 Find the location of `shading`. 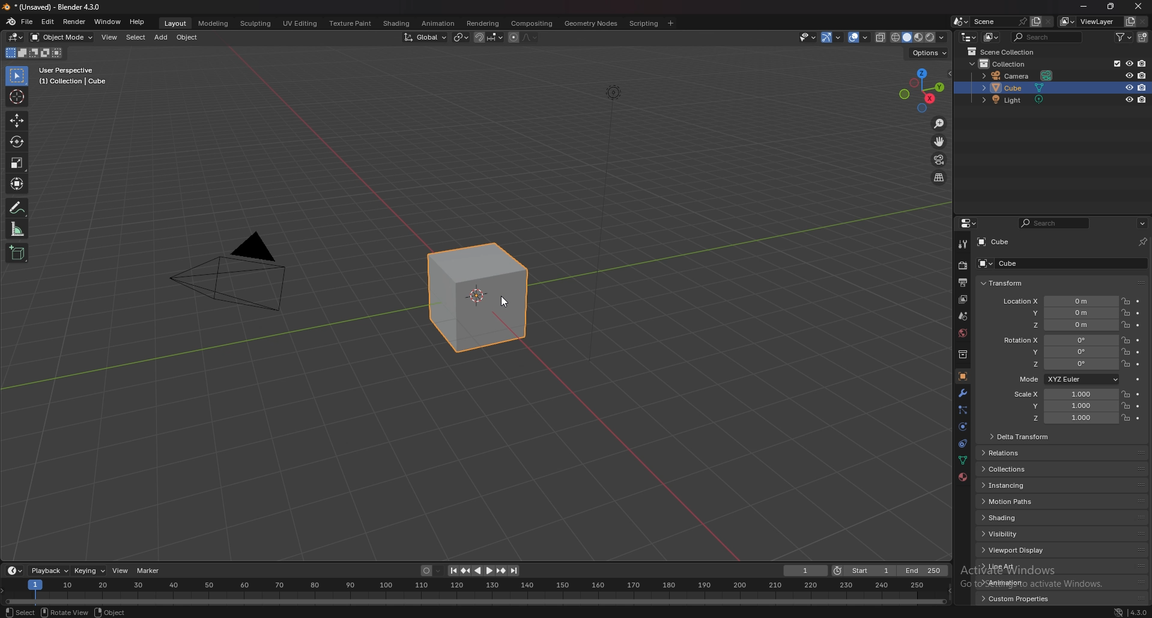

shading is located at coordinates (1026, 517).